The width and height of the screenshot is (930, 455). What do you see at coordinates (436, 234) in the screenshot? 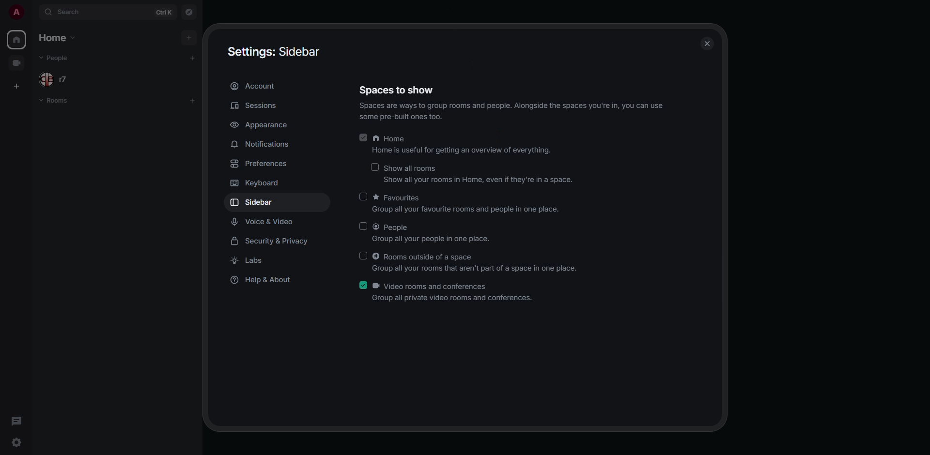
I see `@ People
Group all your people in one place.` at bounding box center [436, 234].